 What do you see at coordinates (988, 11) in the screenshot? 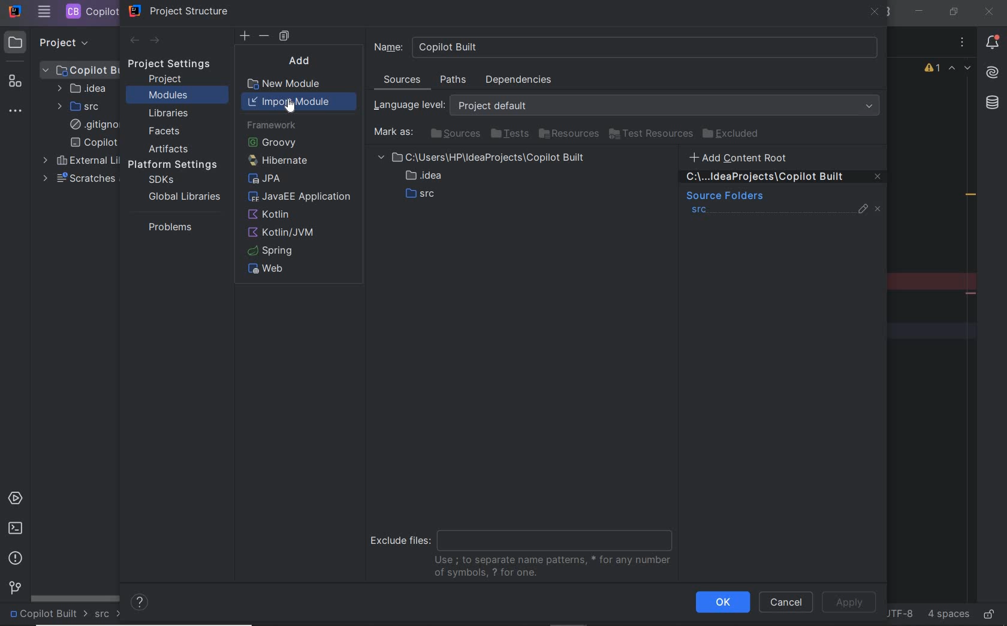
I see `close` at bounding box center [988, 11].